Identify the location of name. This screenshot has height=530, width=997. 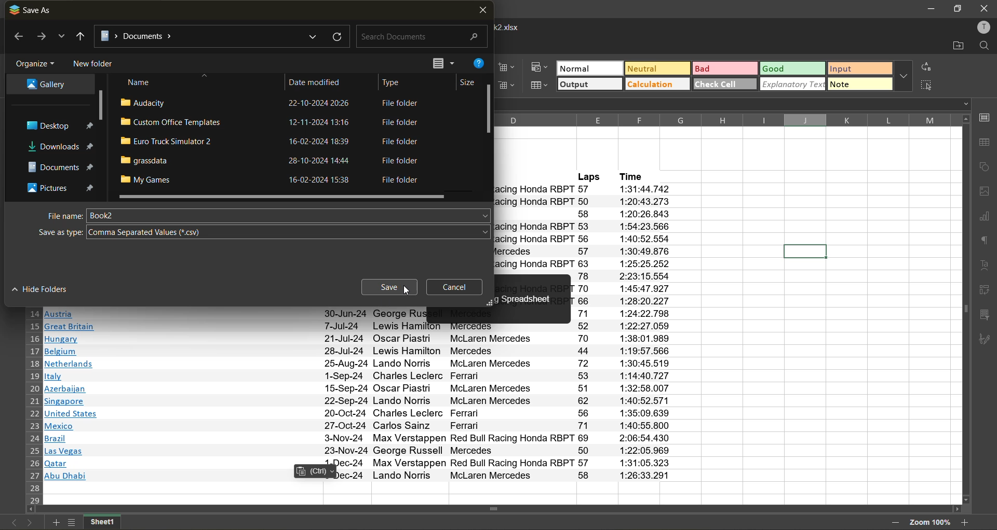
(141, 82).